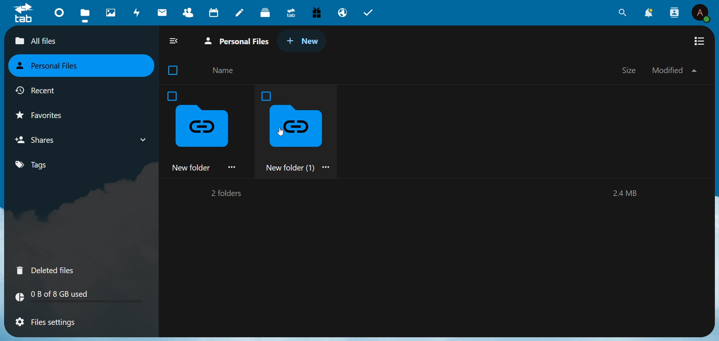 The image size is (719, 341). What do you see at coordinates (701, 13) in the screenshot?
I see `user` at bounding box center [701, 13].